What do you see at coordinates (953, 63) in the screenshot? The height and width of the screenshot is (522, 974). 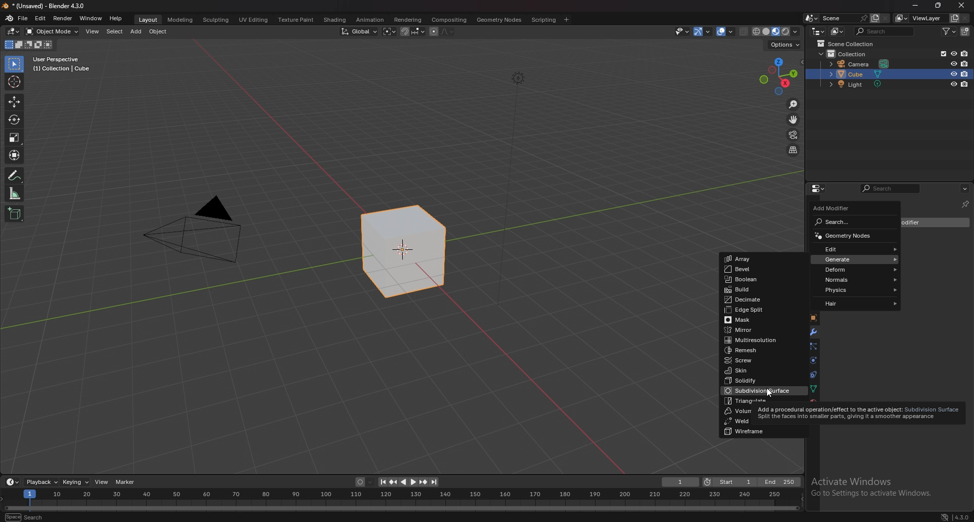 I see `hide in viewport` at bounding box center [953, 63].